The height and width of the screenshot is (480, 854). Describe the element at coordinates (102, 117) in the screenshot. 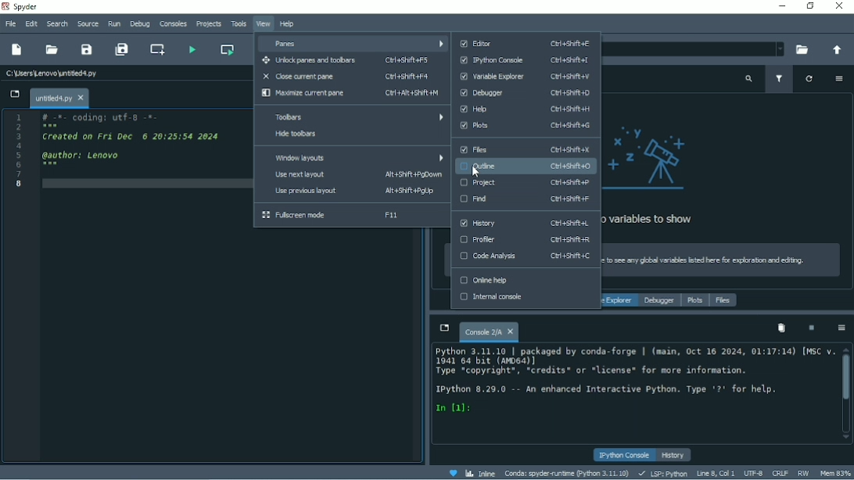

I see `Coding` at that location.